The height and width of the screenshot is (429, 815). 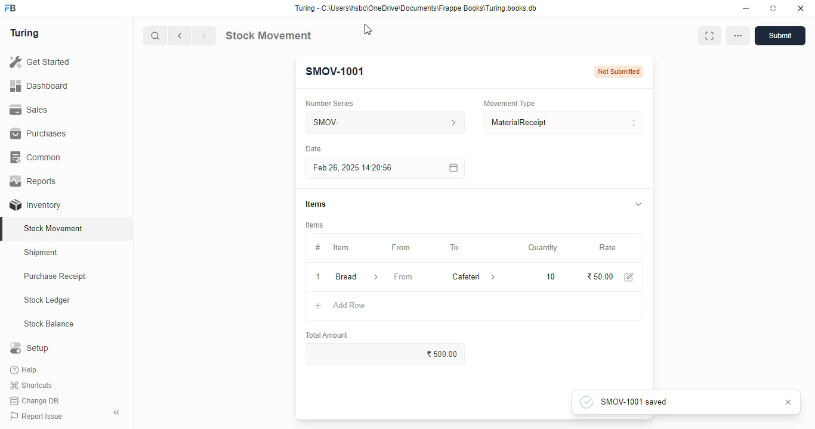 I want to click on edit, so click(x=629, y=277).